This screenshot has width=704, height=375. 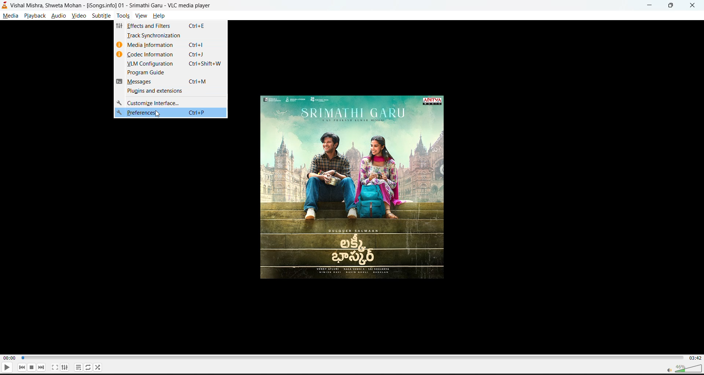 I want to click on help, so click(x=161, y=16).